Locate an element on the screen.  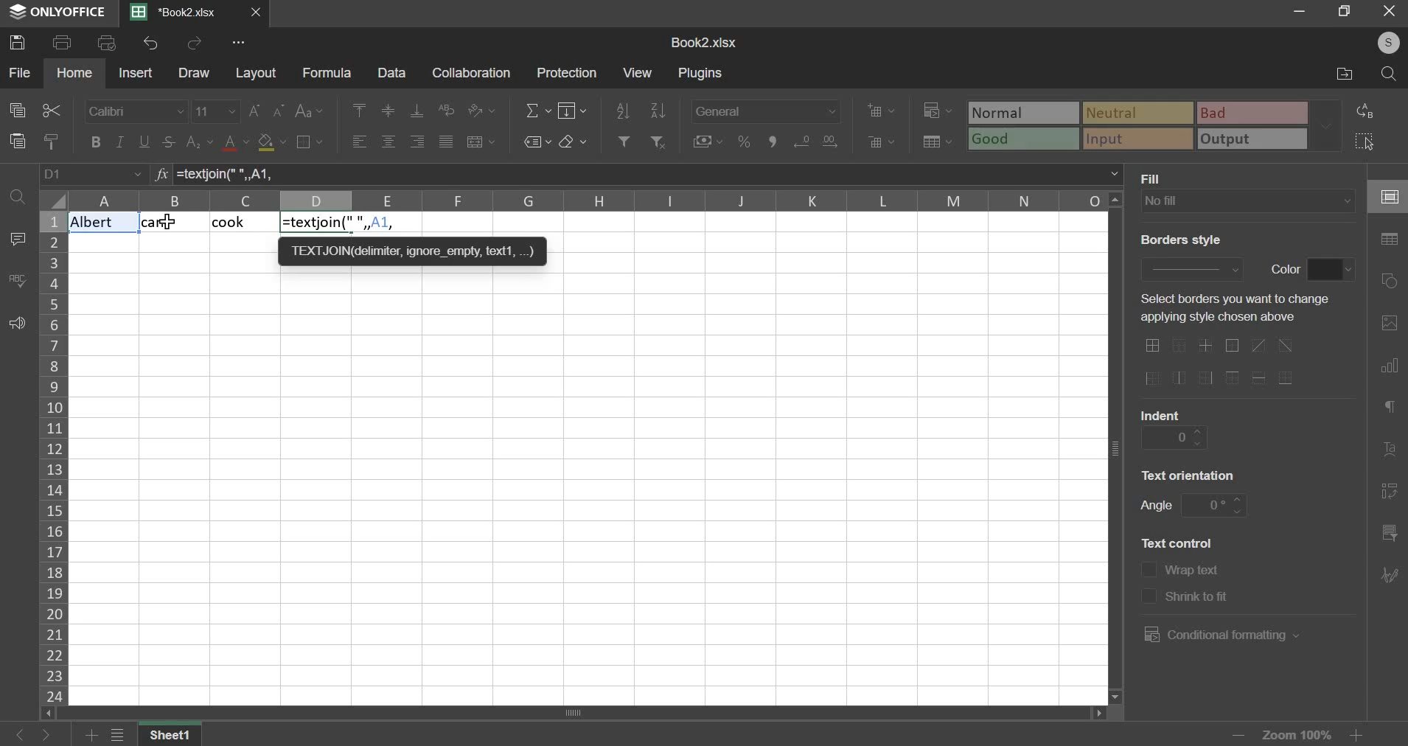
view is located at coordinates (637, 72).